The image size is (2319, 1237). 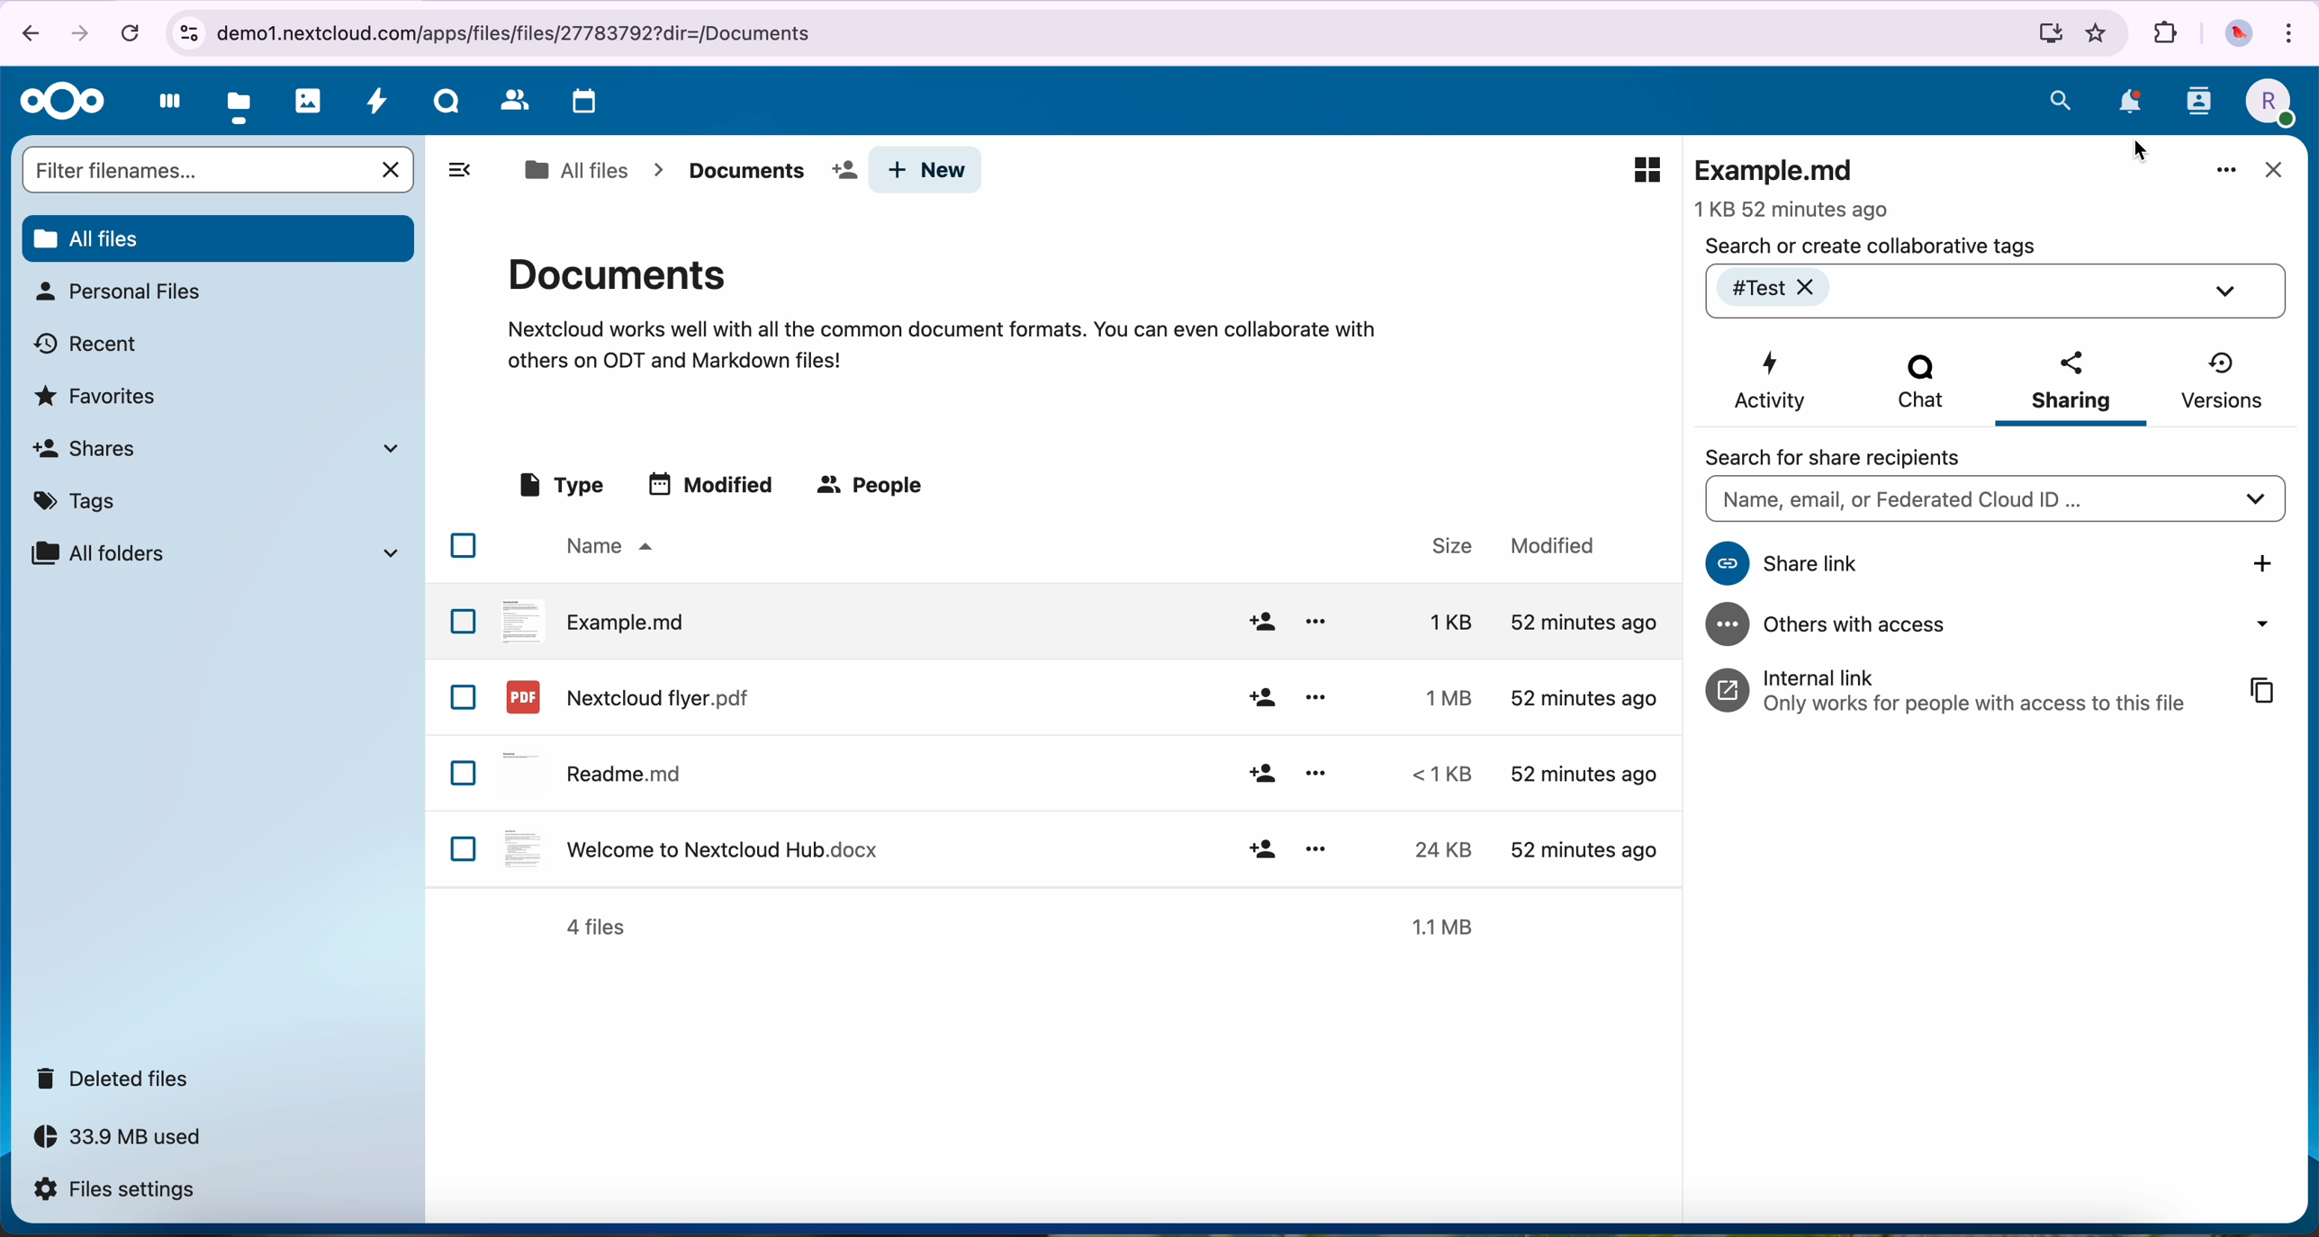 I want to click on 4 files, so click(x=596, y=928).